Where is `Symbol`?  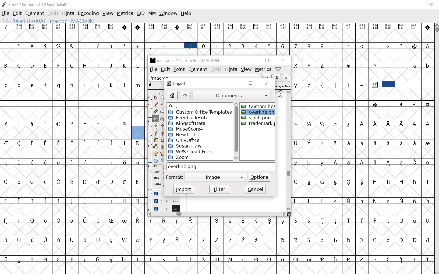 Symbol is located at coordinates (204, 26).